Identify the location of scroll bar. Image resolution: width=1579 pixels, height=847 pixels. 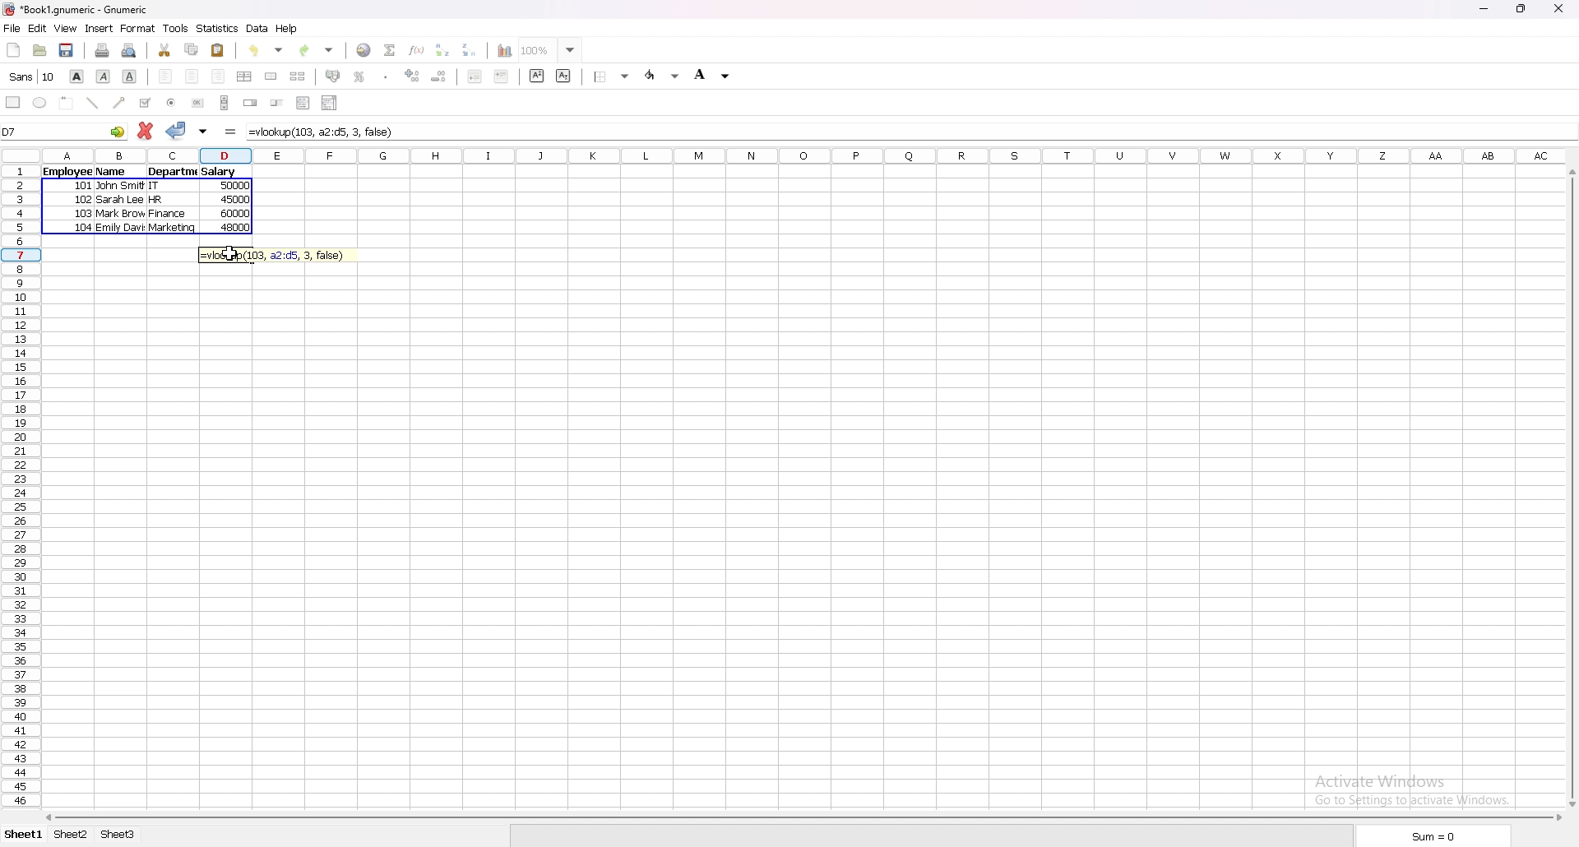
(802, 817).